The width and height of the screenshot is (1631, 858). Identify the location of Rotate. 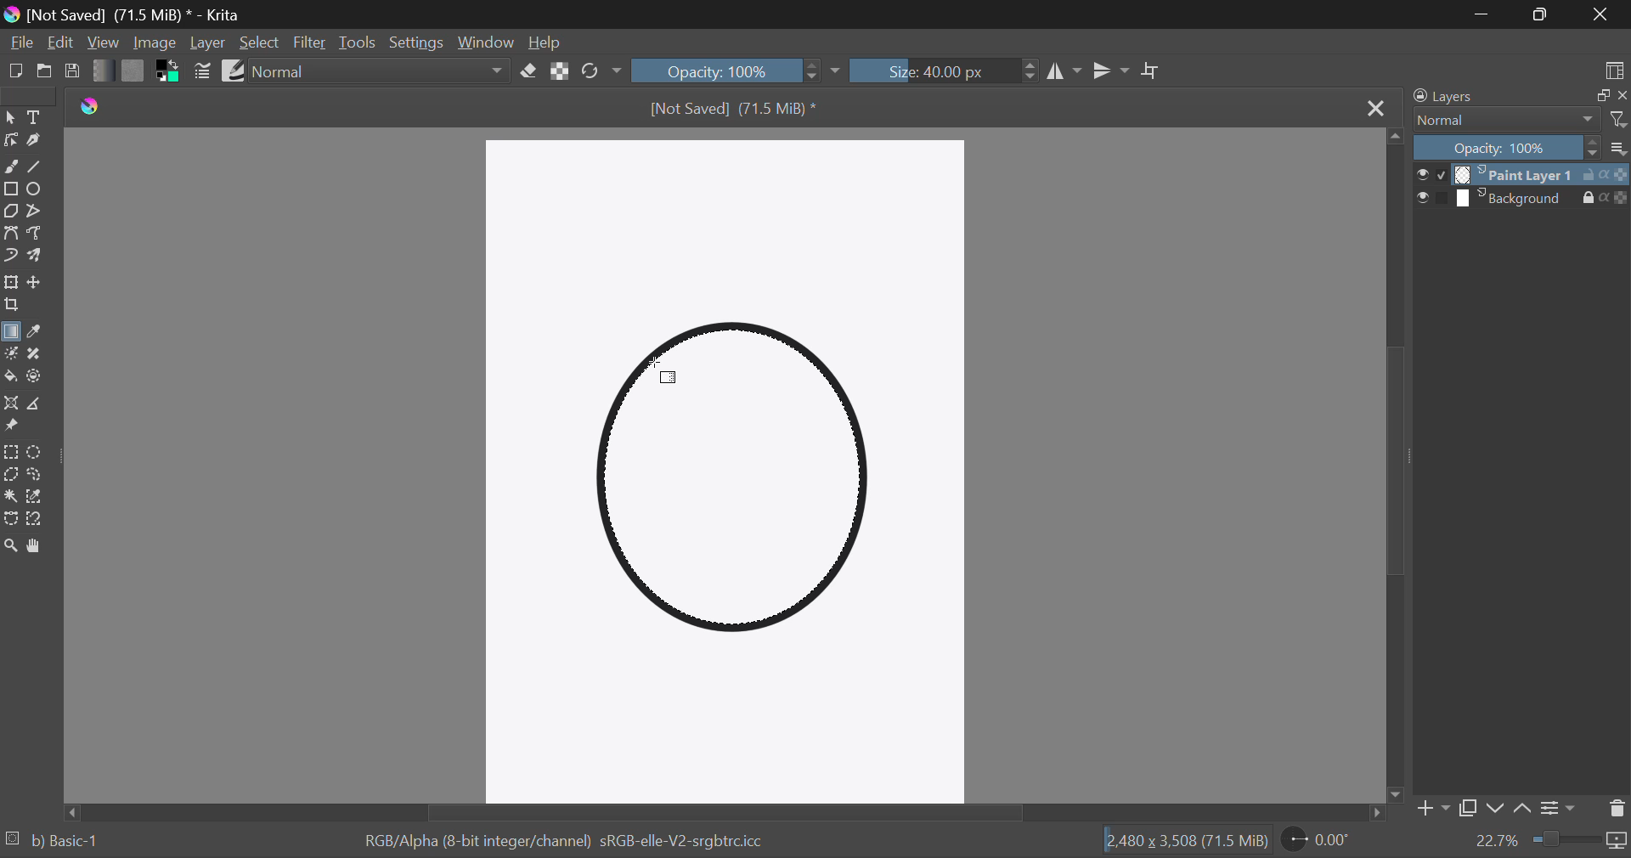
(600, 71).